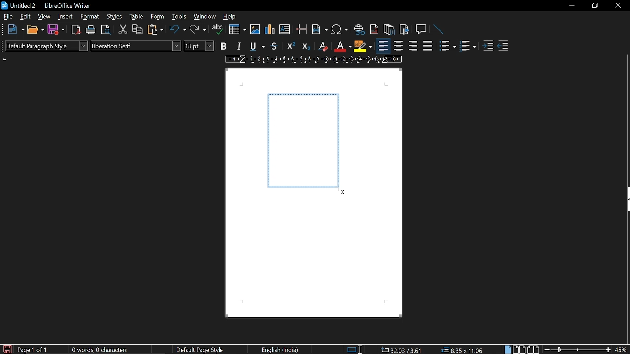 The height and width of the screenshot is (354, 630). What do you see at coordinates (91, 17) in the screenshot?
I see `format` at bounding box center [91, 17].